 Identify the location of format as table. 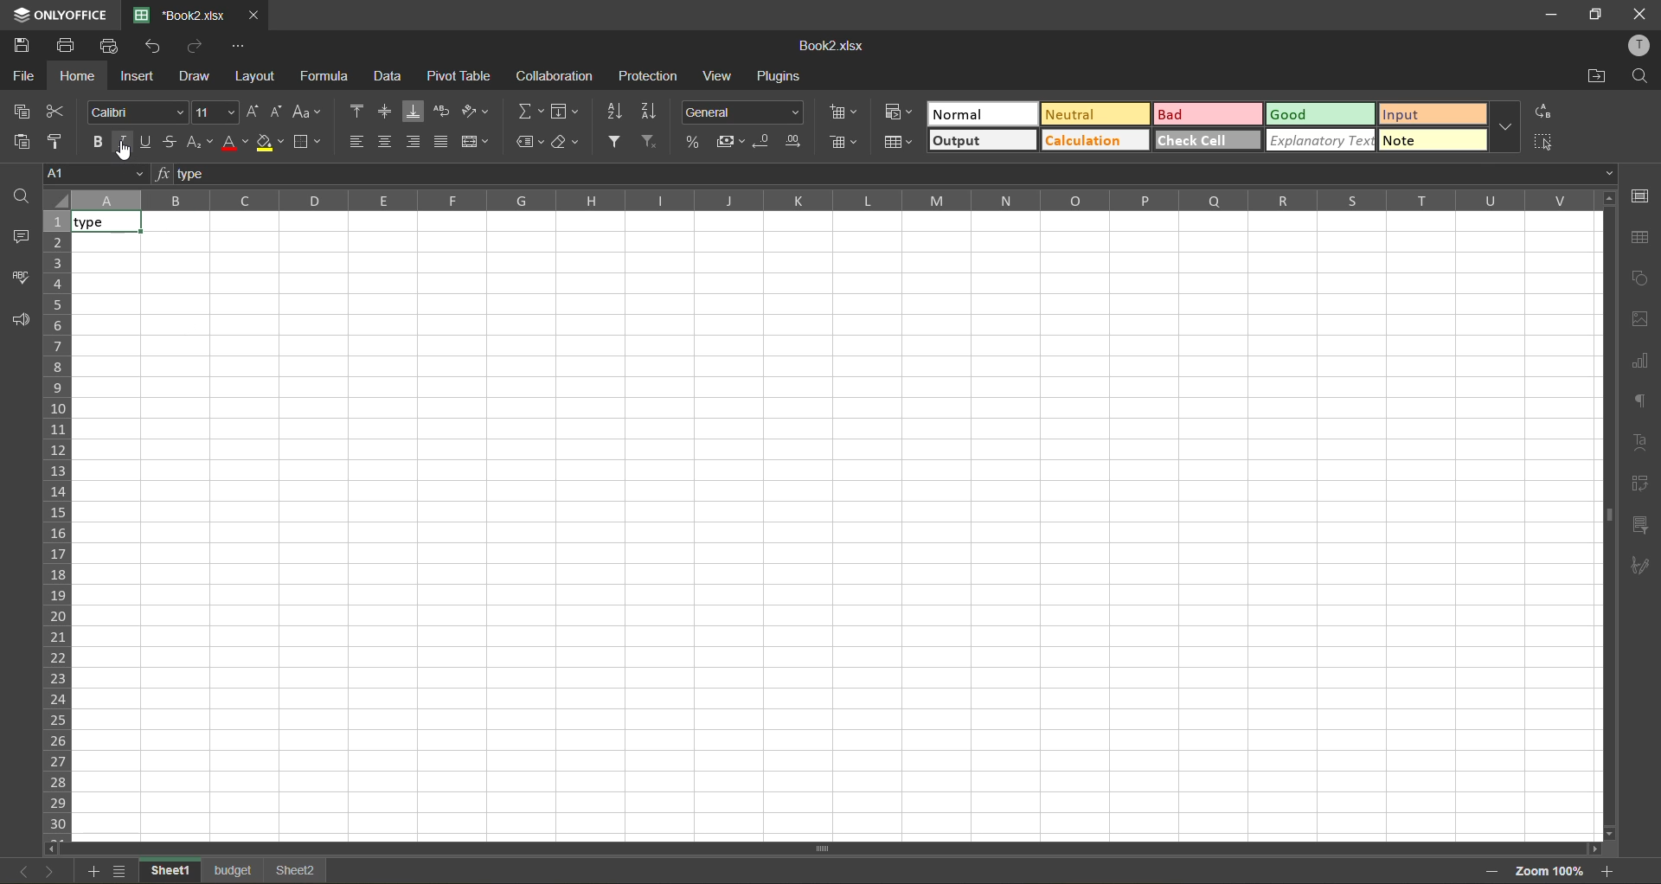
(898, 144).